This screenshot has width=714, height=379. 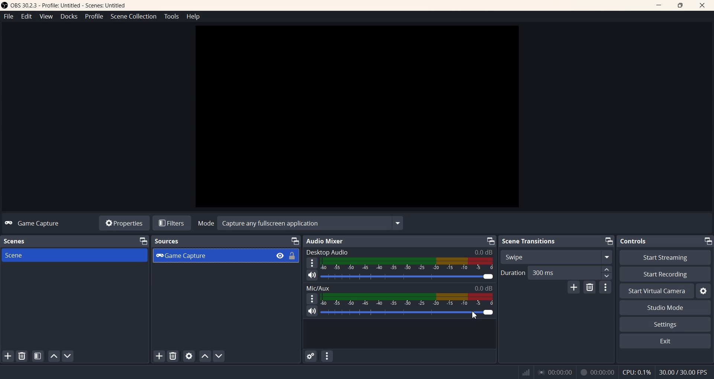 I want to click on Docks, so click(x=68, y=16).